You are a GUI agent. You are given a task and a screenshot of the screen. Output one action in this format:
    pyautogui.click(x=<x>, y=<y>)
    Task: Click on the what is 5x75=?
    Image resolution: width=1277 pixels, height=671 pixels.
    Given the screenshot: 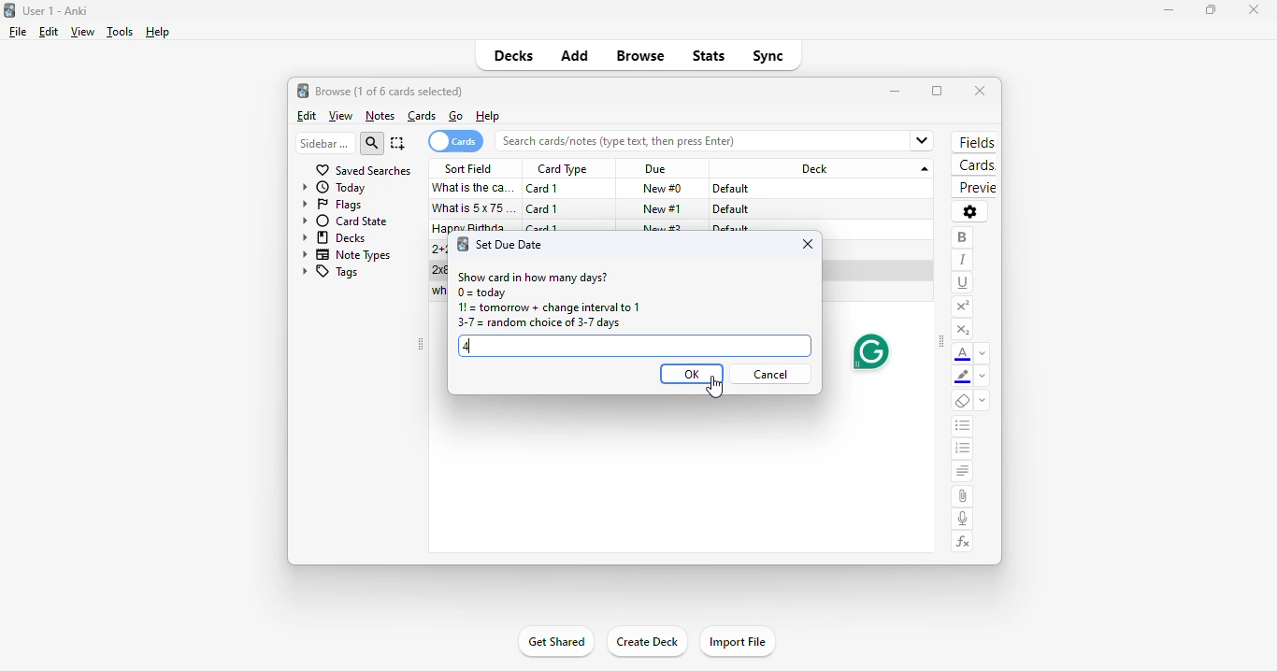 What is the action you would take?
    pyautogui.click(x=476, y=207)
    